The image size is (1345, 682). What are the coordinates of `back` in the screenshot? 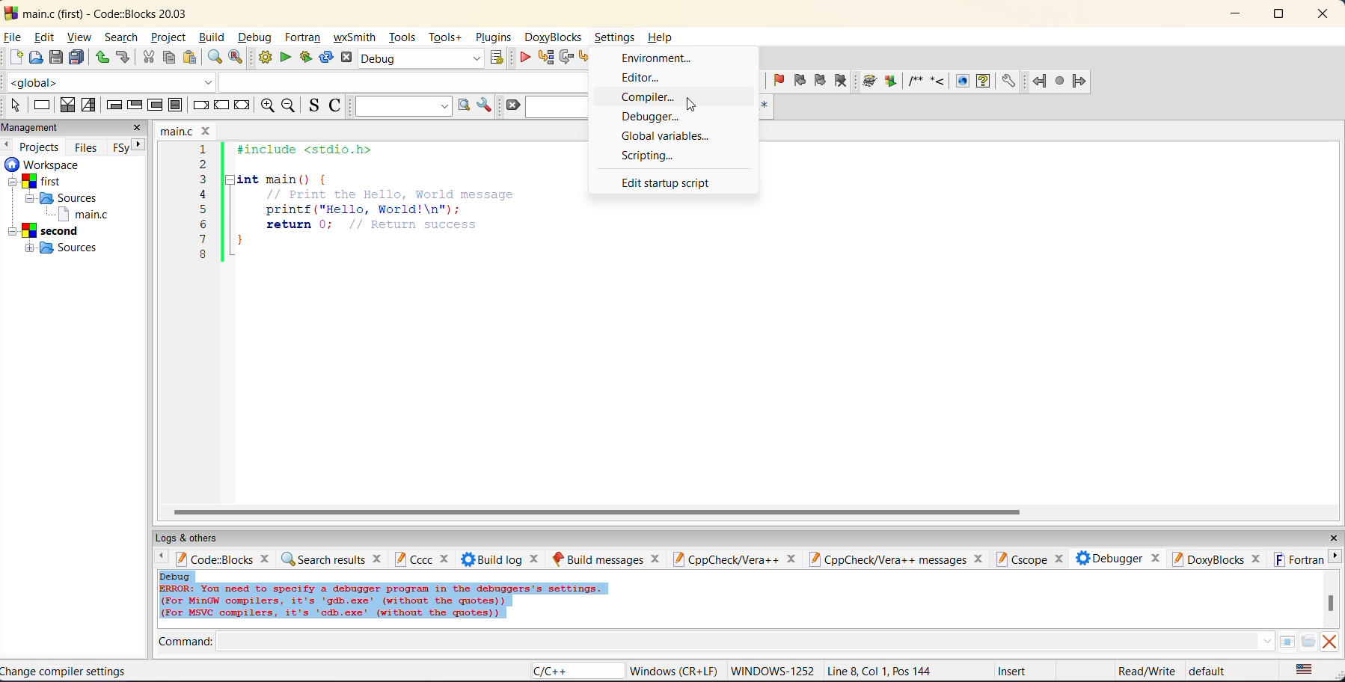 It's located at (160, 556).